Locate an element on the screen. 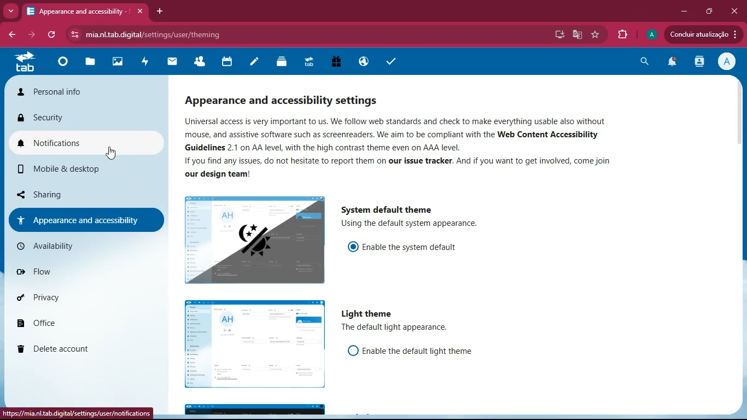  security is located at coordinates (81, 118).